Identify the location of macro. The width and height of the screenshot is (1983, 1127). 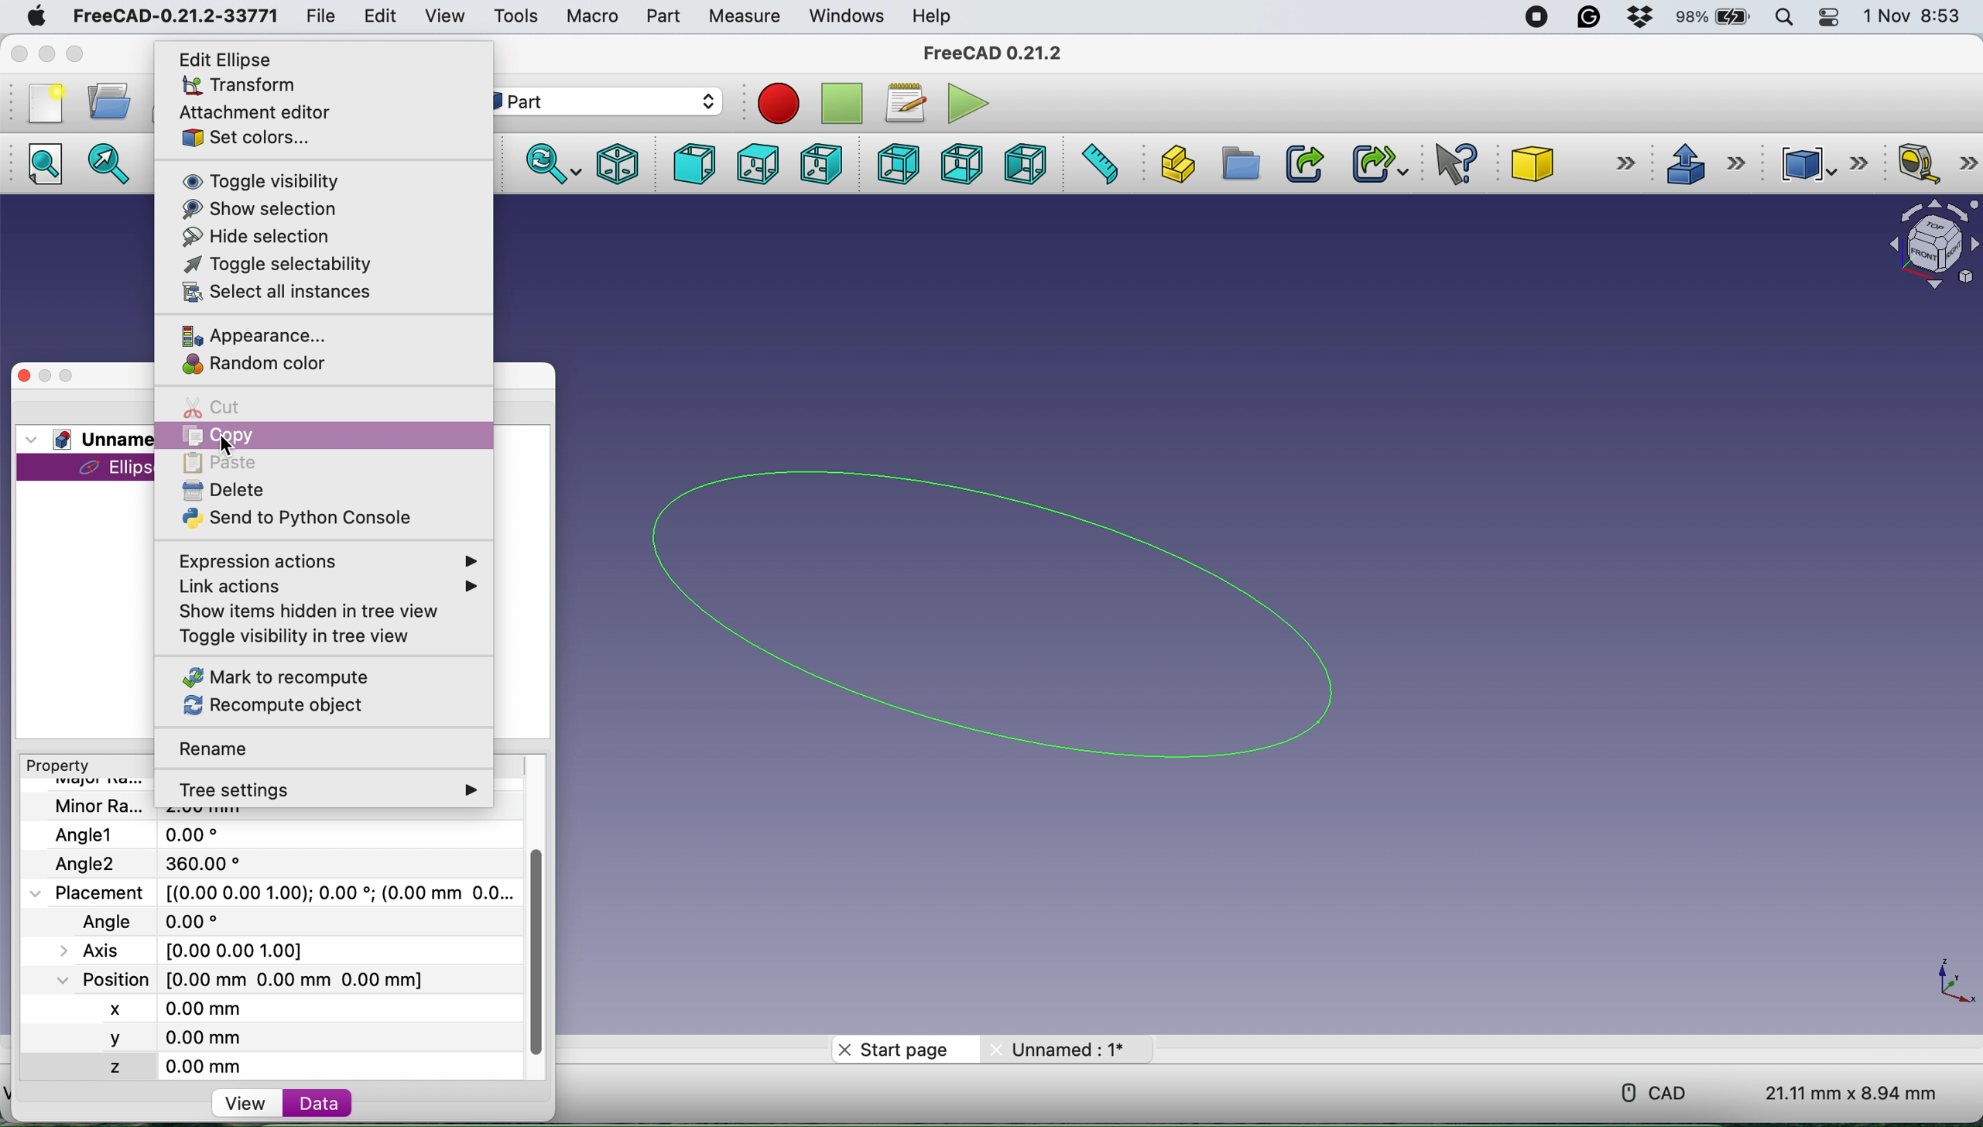
(591, 17).